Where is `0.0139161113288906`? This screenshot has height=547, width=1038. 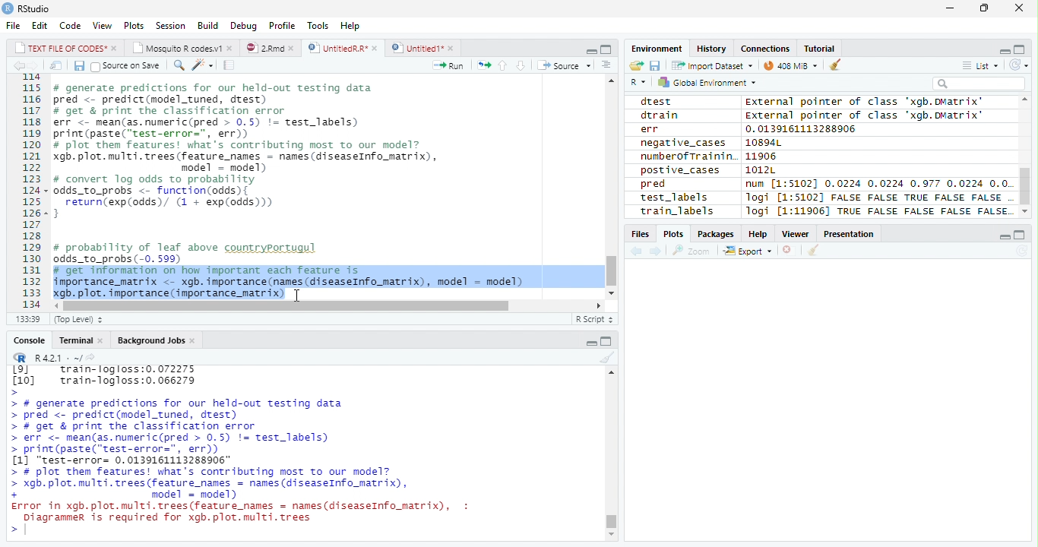
0.0139161113288906 is located at coordinates (803, 128).